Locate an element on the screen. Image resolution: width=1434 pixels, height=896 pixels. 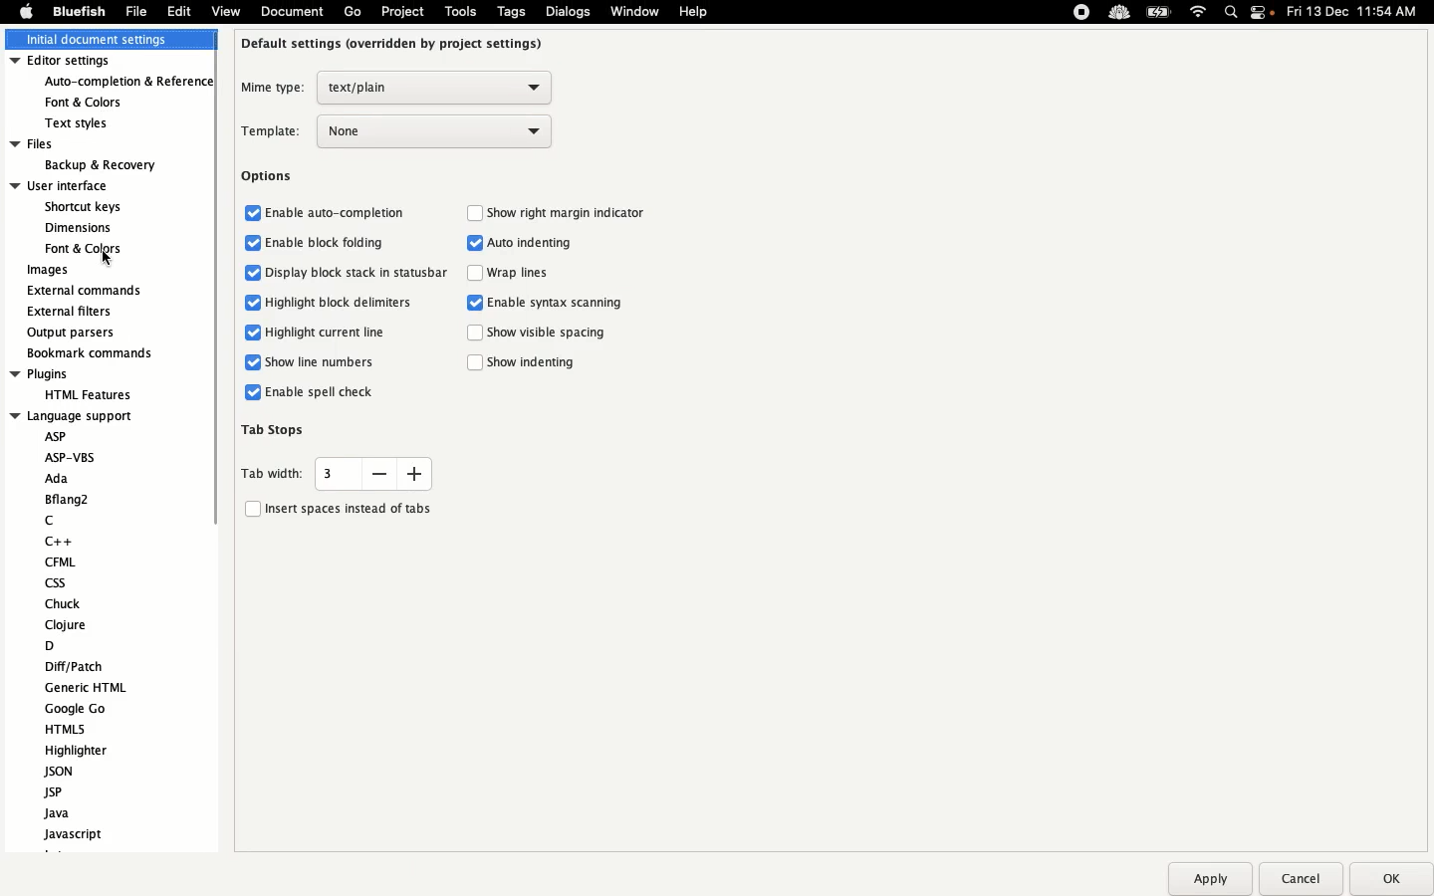
fonts & colors is located at coordinates (99, 101).